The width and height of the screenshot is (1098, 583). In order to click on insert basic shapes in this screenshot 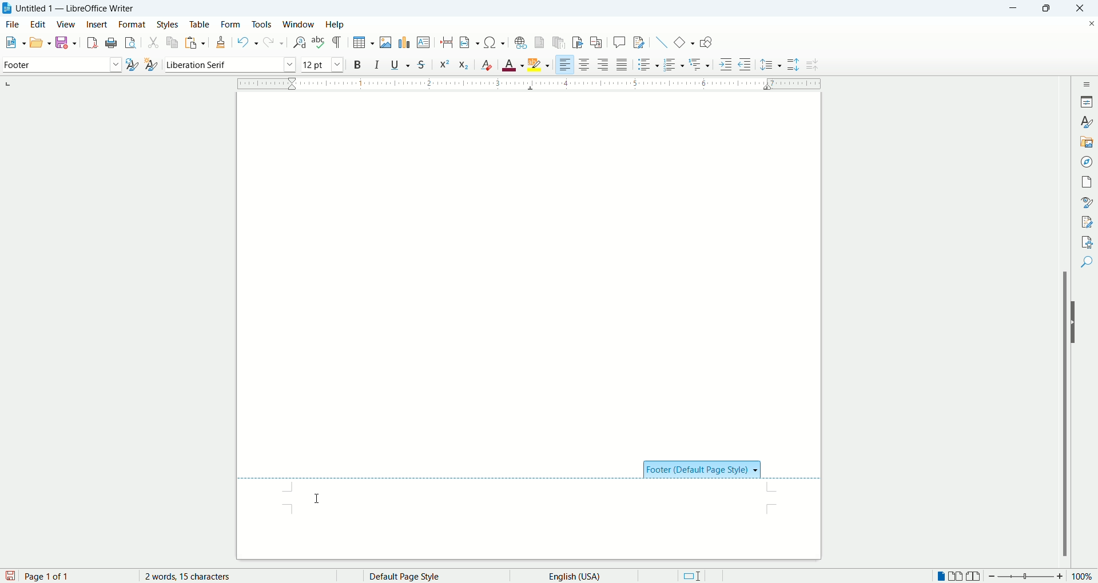, I will do `click(685, 41)`.